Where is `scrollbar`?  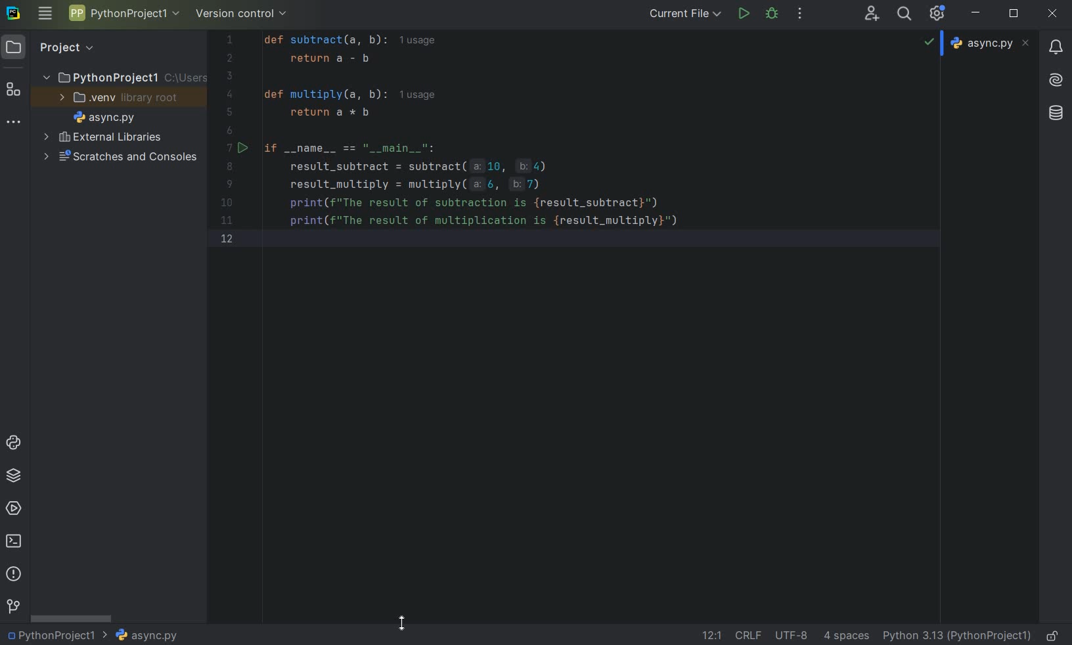 scrollbar is located at coordinates (72, 617).